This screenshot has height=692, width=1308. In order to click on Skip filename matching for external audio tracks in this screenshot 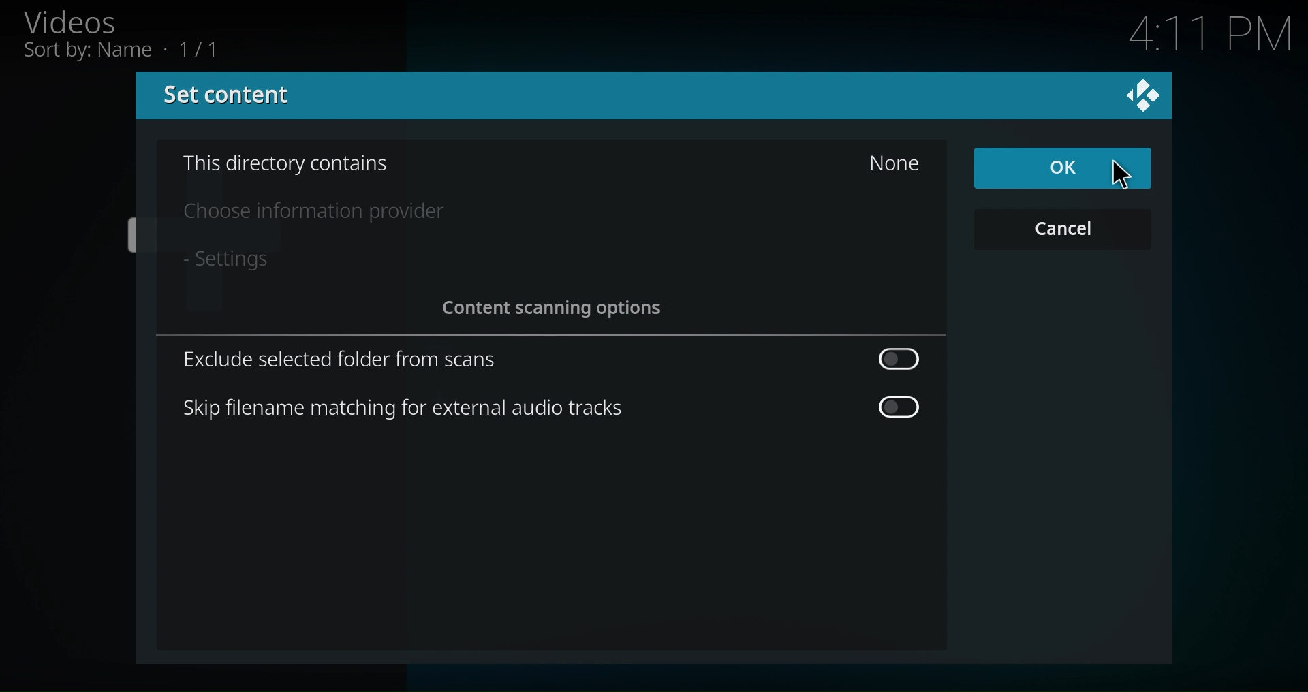, I will do `click(396, 405)`.